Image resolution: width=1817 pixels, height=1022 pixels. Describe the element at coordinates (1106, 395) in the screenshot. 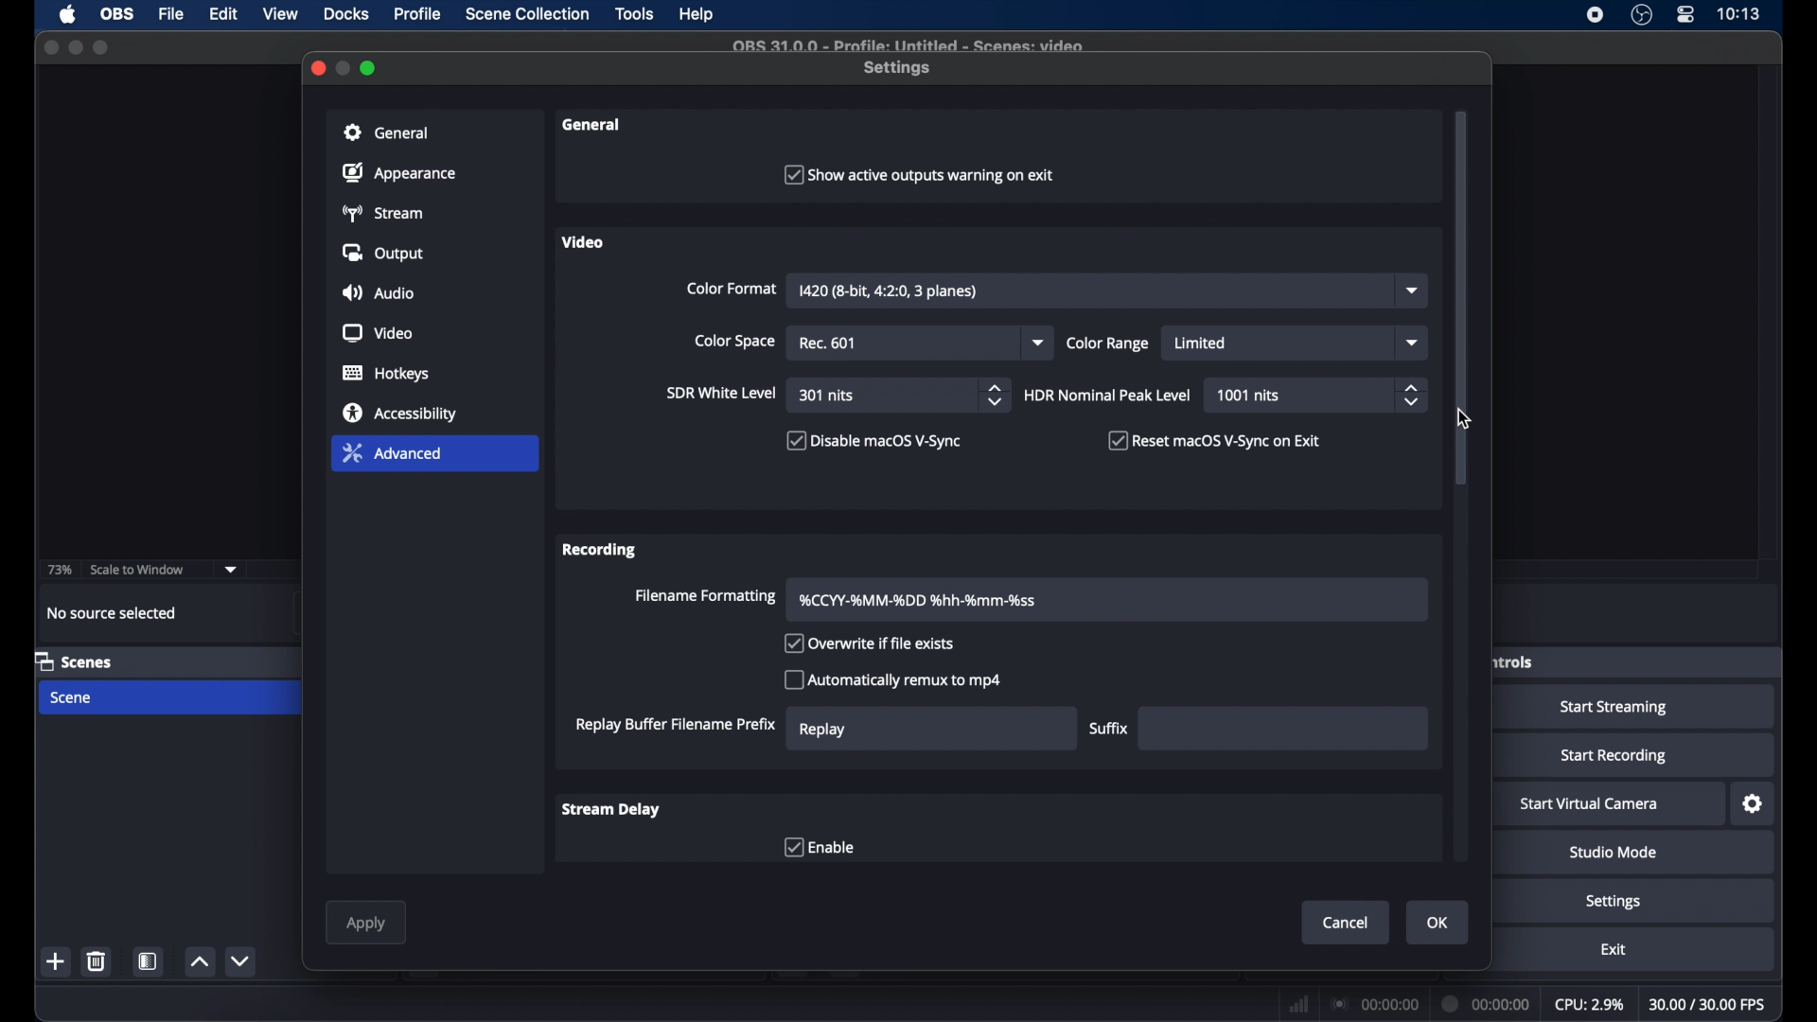

I see `HDR nominal peak level` at that location.